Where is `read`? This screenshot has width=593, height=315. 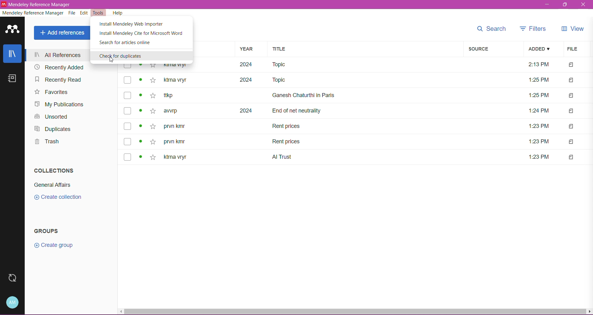
read is located at coordinates (140, 111).